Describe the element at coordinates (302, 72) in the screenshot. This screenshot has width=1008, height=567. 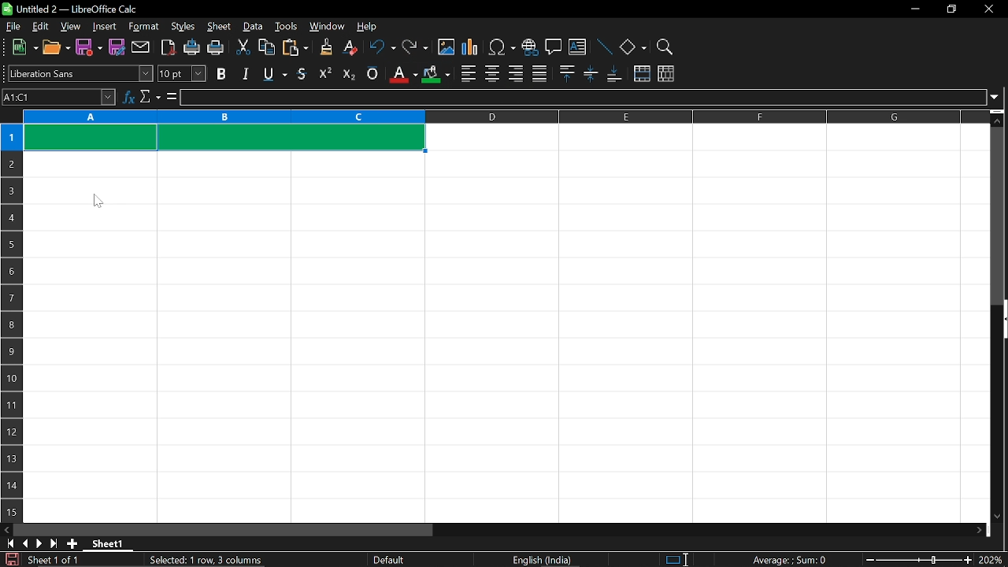
I see `strikethrough` at that location.